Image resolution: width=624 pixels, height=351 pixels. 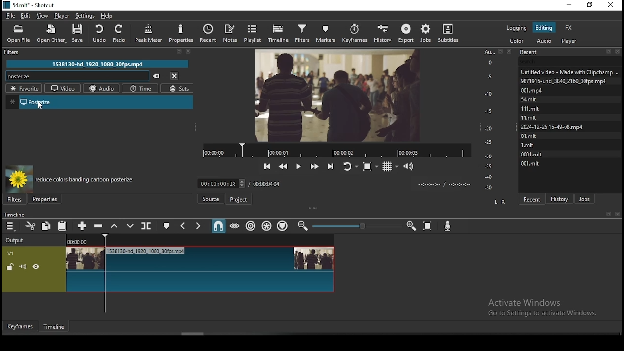 What do you see at coordinates (18, 239) in the screenshot?
I see `output` at bounding box center [18, 239].